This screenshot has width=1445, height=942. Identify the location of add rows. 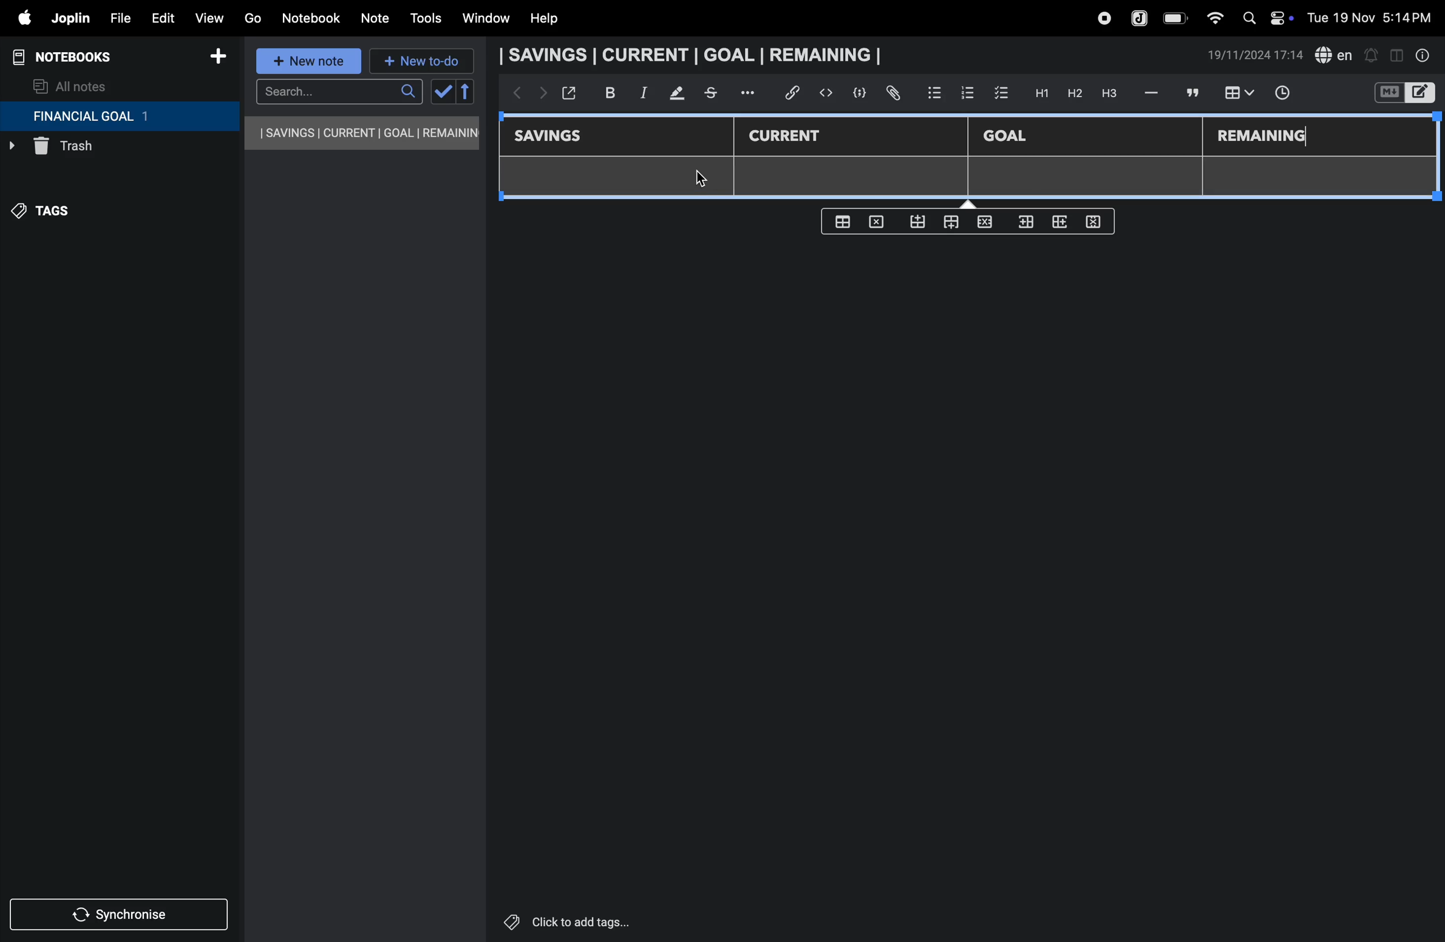
(1058, 225).